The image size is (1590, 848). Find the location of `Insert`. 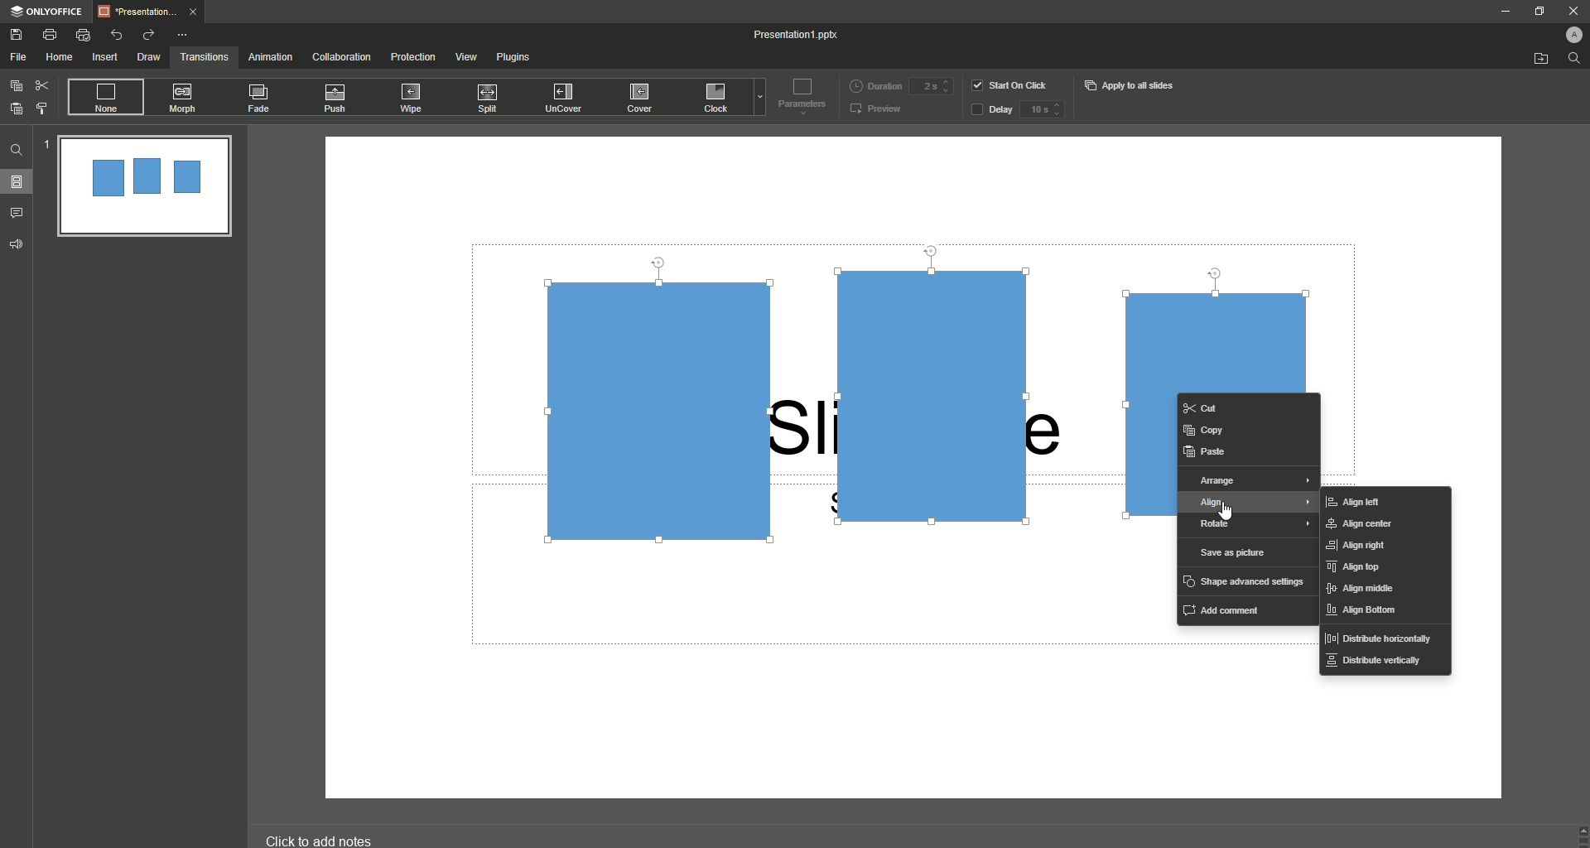

Insert is located at coordinates (104, 58).